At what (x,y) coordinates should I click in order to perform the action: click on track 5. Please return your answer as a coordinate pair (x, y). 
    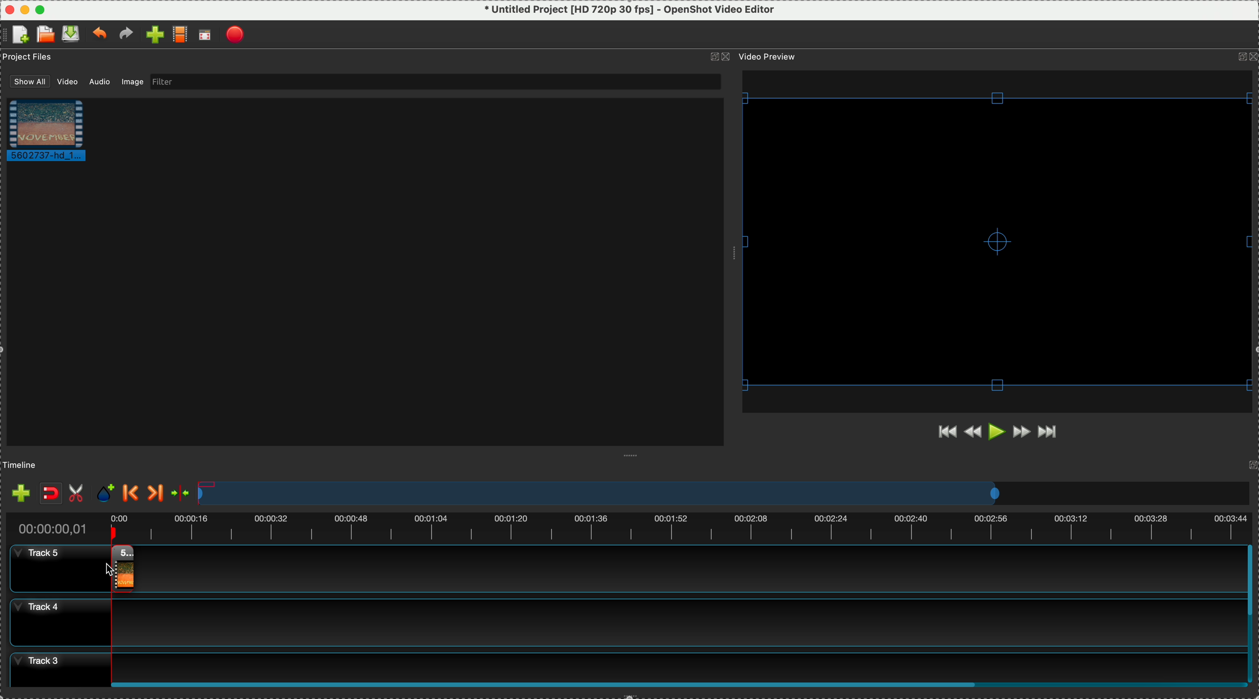
    Looking at the image, I should click on (624, 568).